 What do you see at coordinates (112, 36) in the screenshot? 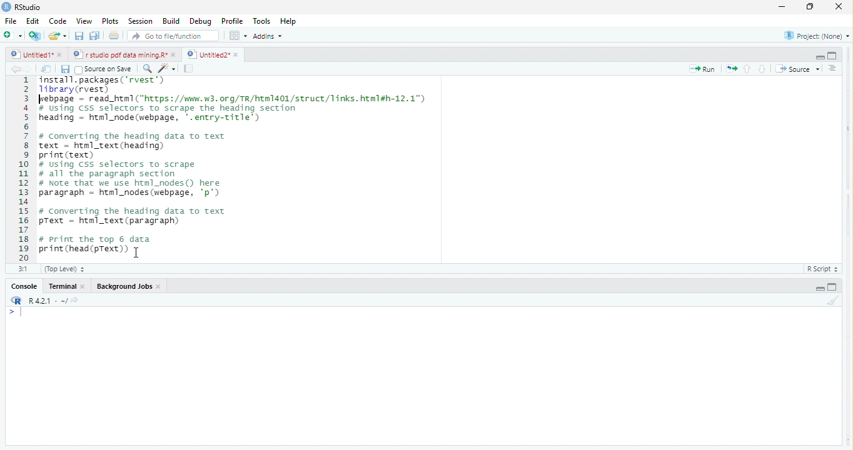
I see `print the current file` at bounding box center [112, 36].